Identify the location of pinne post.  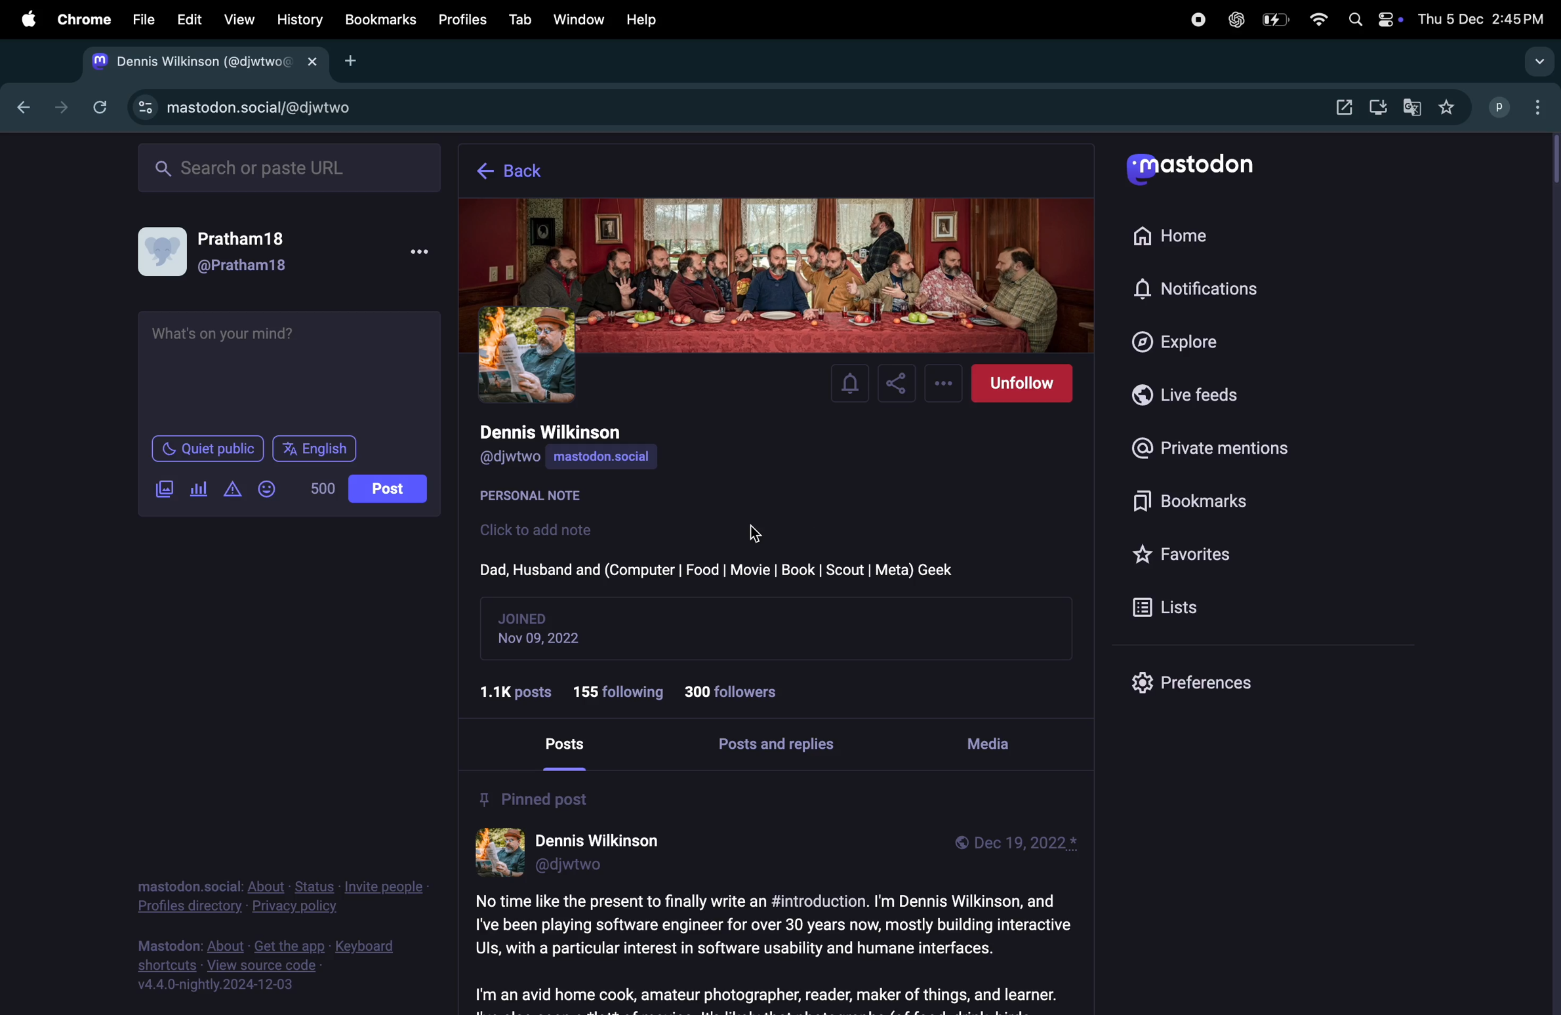
(535, 797).